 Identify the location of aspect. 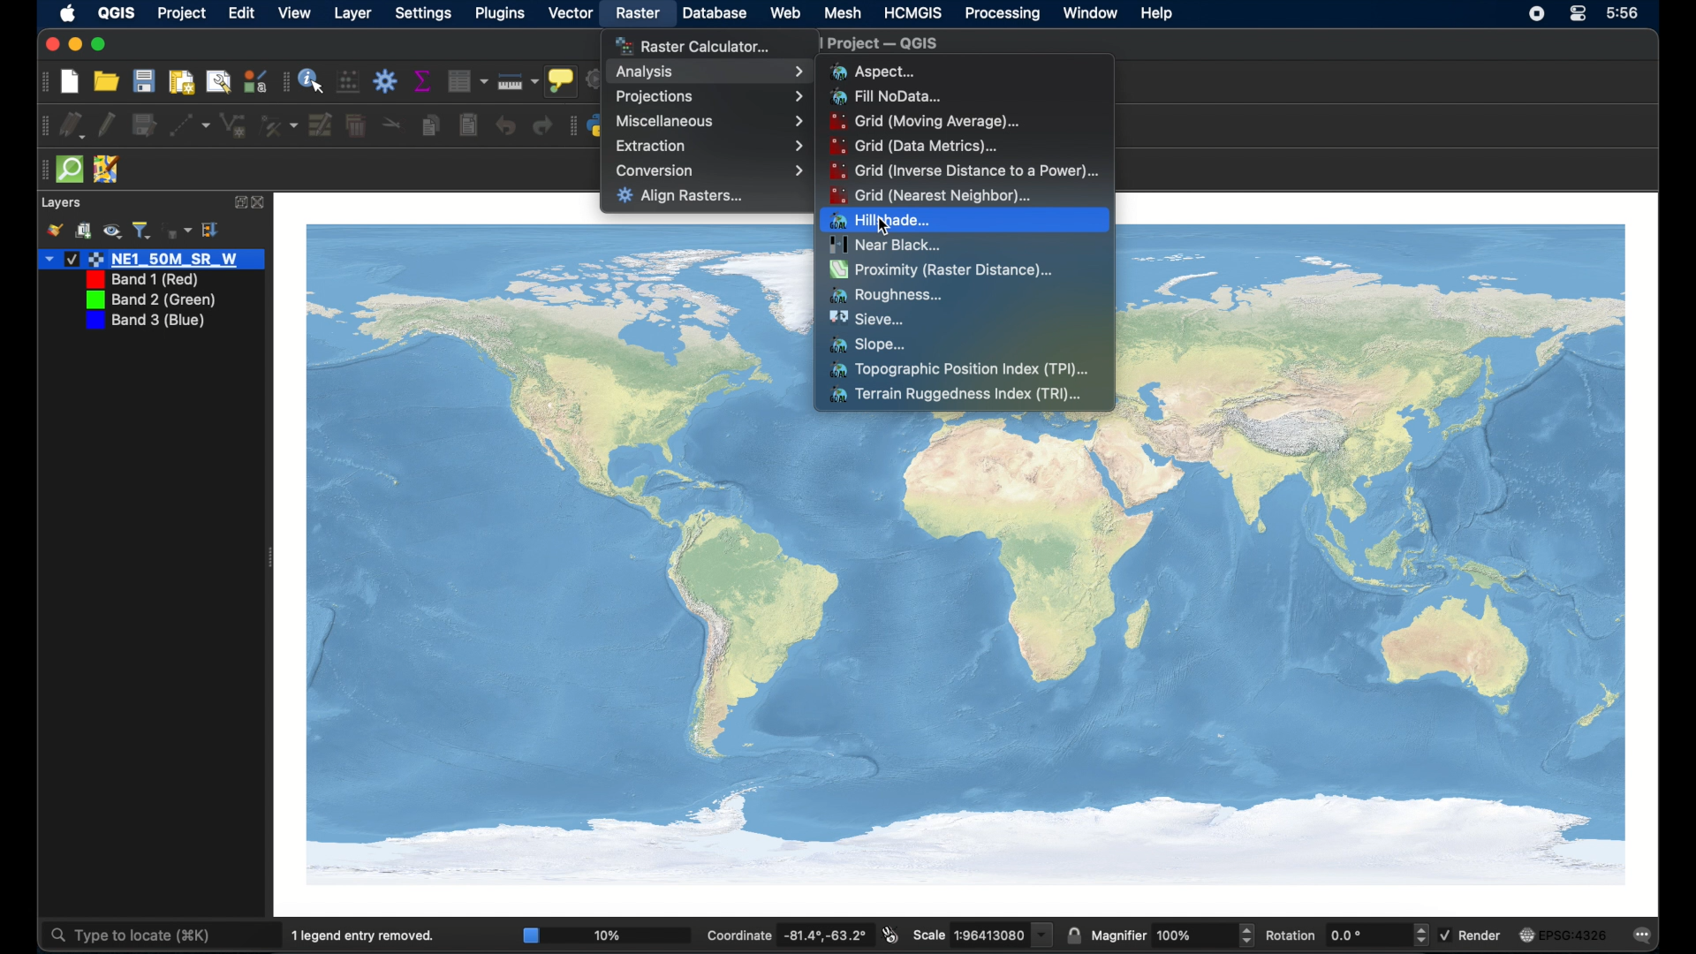
(871, 71).